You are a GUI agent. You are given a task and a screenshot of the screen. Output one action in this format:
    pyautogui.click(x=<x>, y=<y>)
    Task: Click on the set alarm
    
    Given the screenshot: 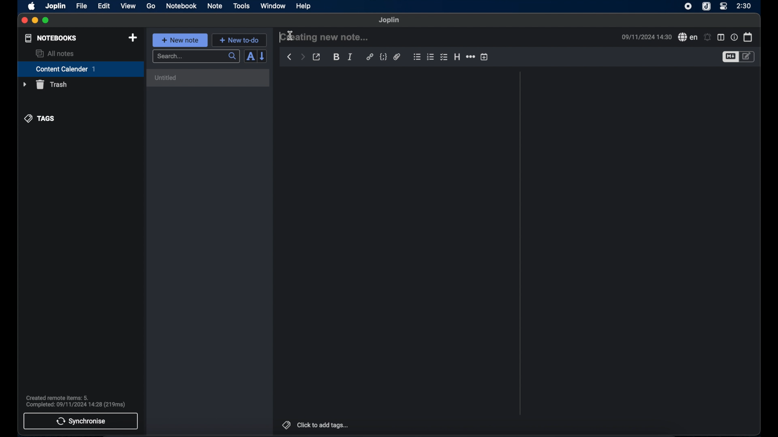 What is the action you would take?
    pyautogui.click(x=707, y=37)
    